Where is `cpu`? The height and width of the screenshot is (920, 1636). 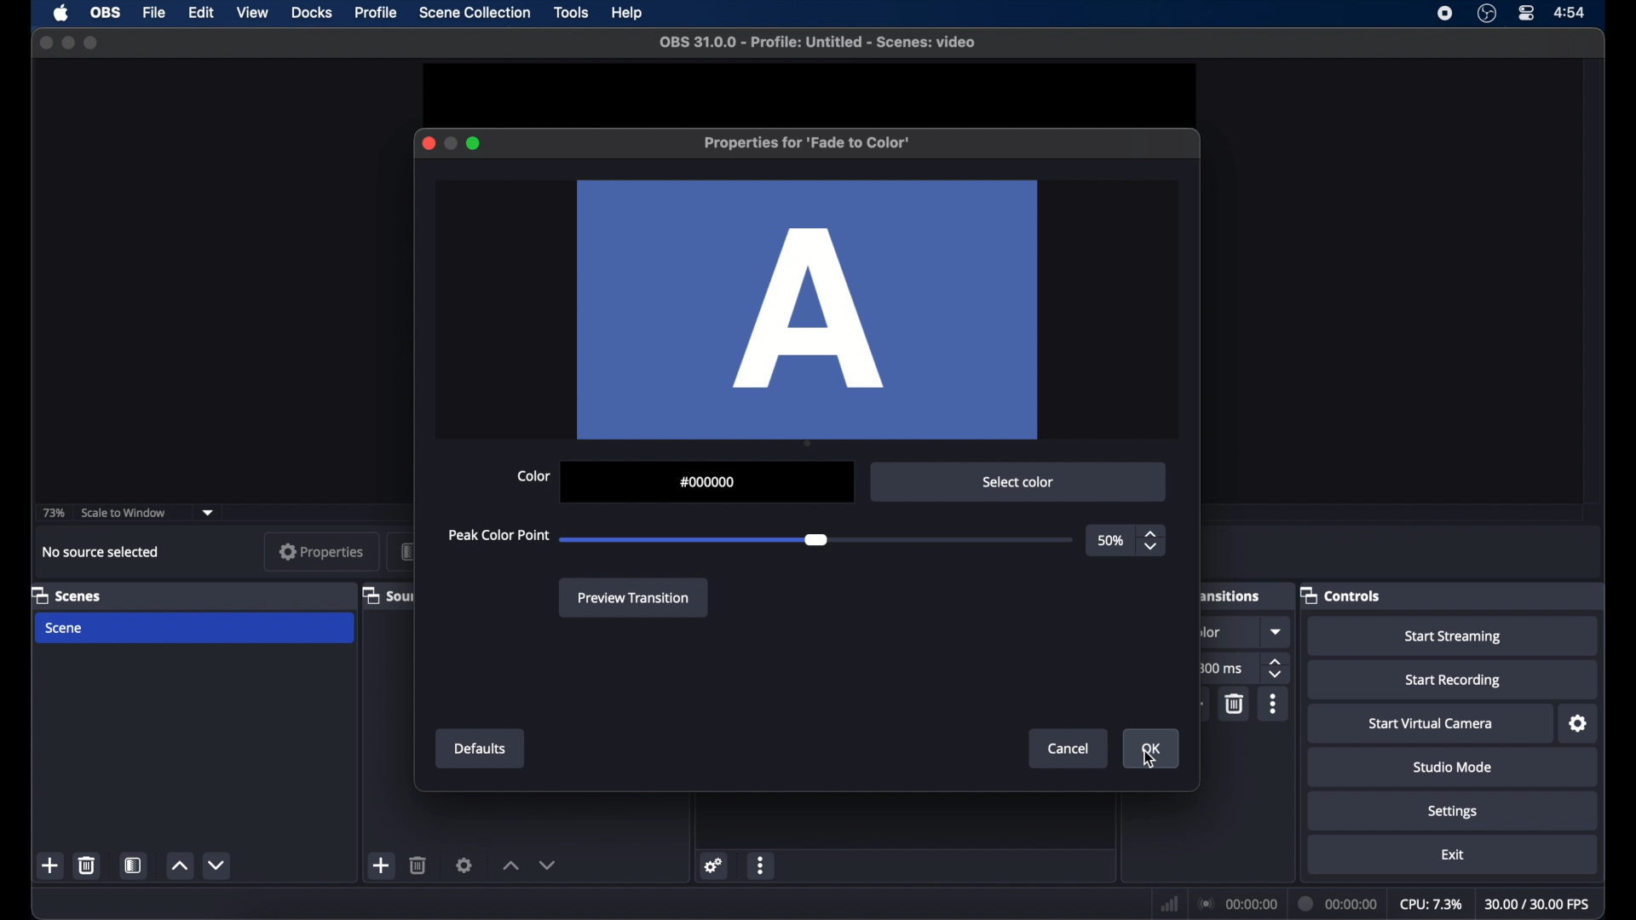
cpu is located at coordinates (1431, 905).